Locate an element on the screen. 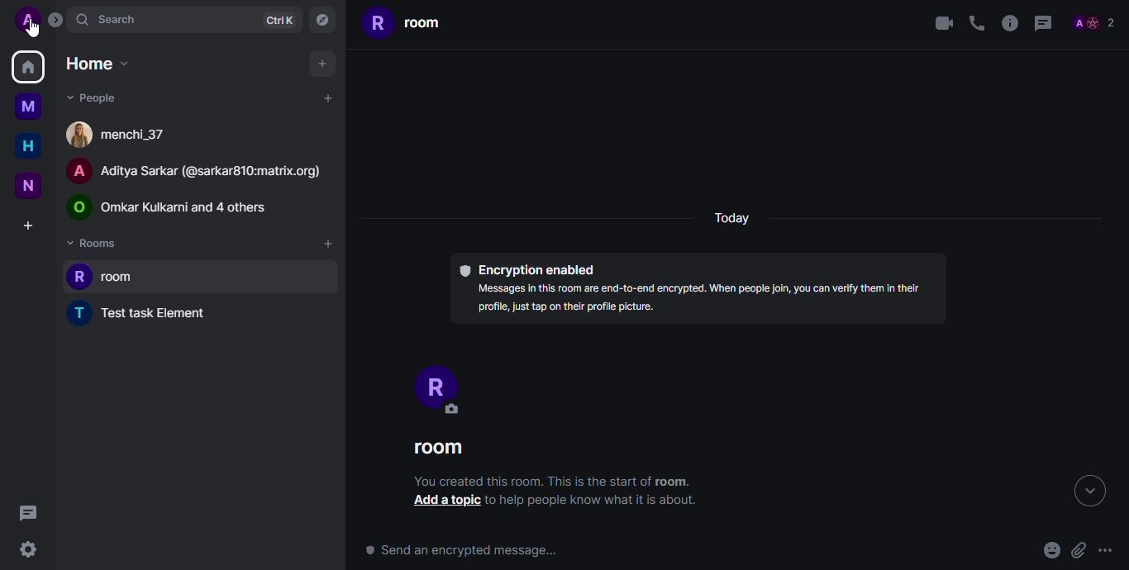 The width and height of the screenshot is (1129, 570). expand is located at coordinates (55, 20).